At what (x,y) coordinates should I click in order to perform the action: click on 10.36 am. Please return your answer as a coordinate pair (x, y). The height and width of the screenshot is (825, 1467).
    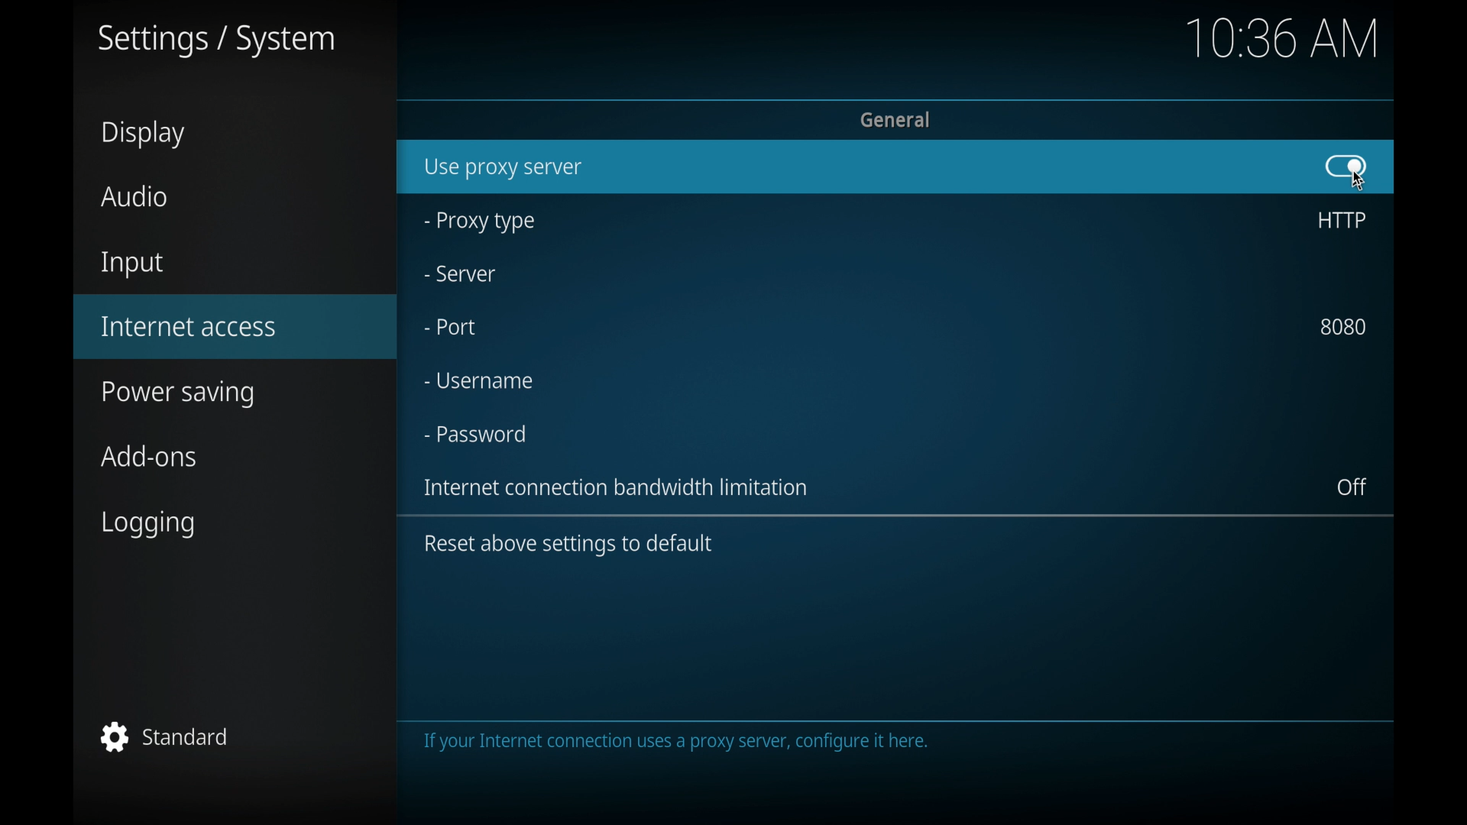
    Looking at the image, I should click on (1282, 38).